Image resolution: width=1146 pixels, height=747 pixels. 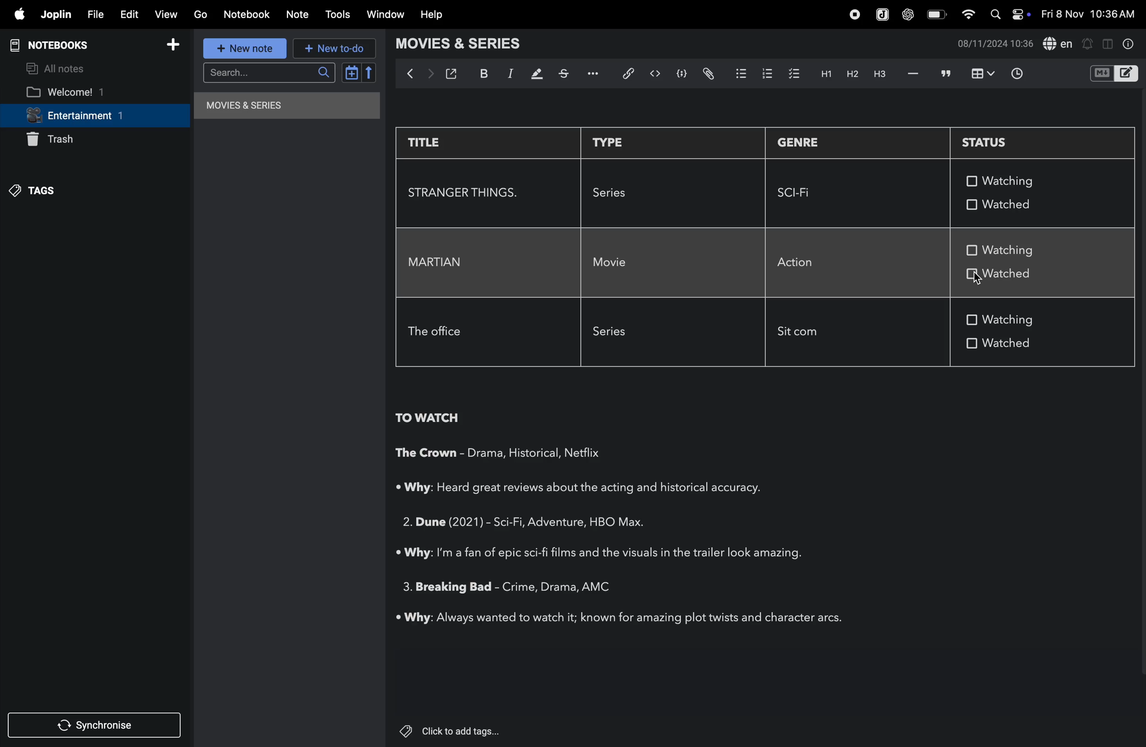 What do you see at coordinates (706, 74) in the screenshot?
I see `attach file` at bounding box center [706, 74].